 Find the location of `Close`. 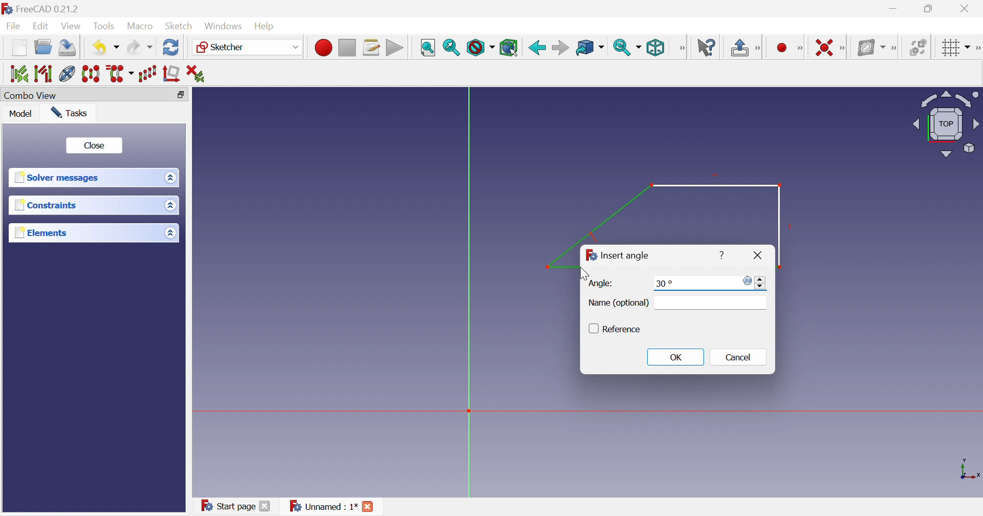

Close is located at coordinates (94, 144).